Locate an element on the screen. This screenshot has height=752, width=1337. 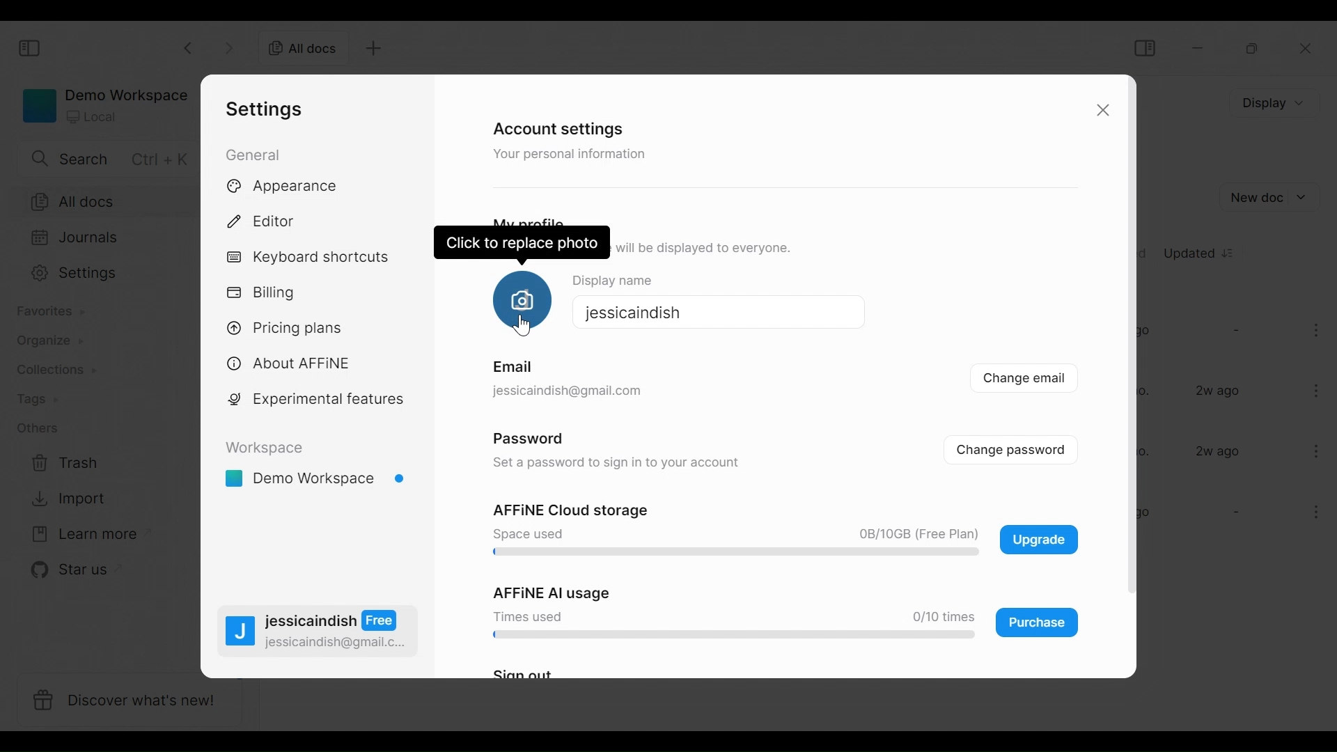
Import is located at coordinates (63, 501).